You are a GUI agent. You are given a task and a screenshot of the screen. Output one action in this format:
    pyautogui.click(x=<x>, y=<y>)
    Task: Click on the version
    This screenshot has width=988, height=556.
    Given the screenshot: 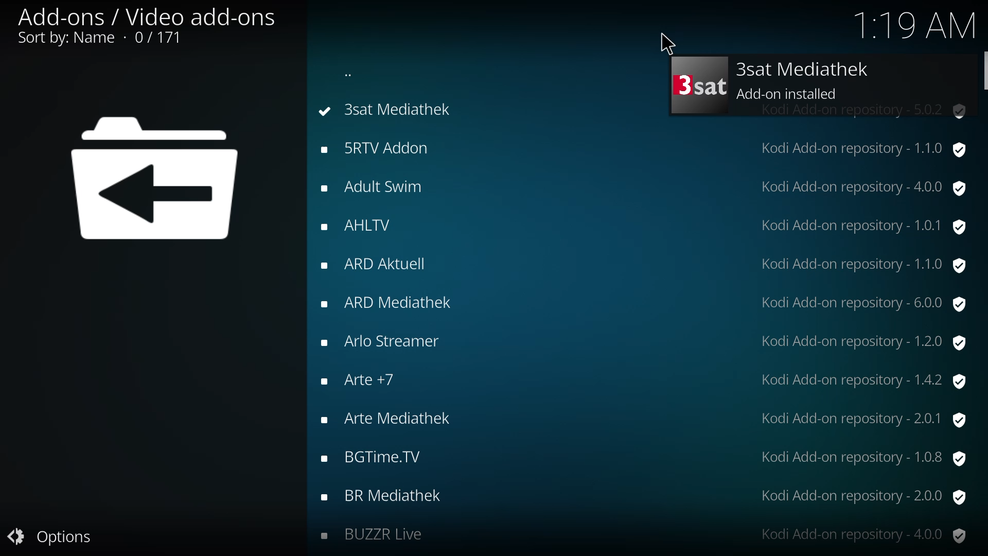 What is the action you would take?
    pyautogui.click(x=857, y=380)
    